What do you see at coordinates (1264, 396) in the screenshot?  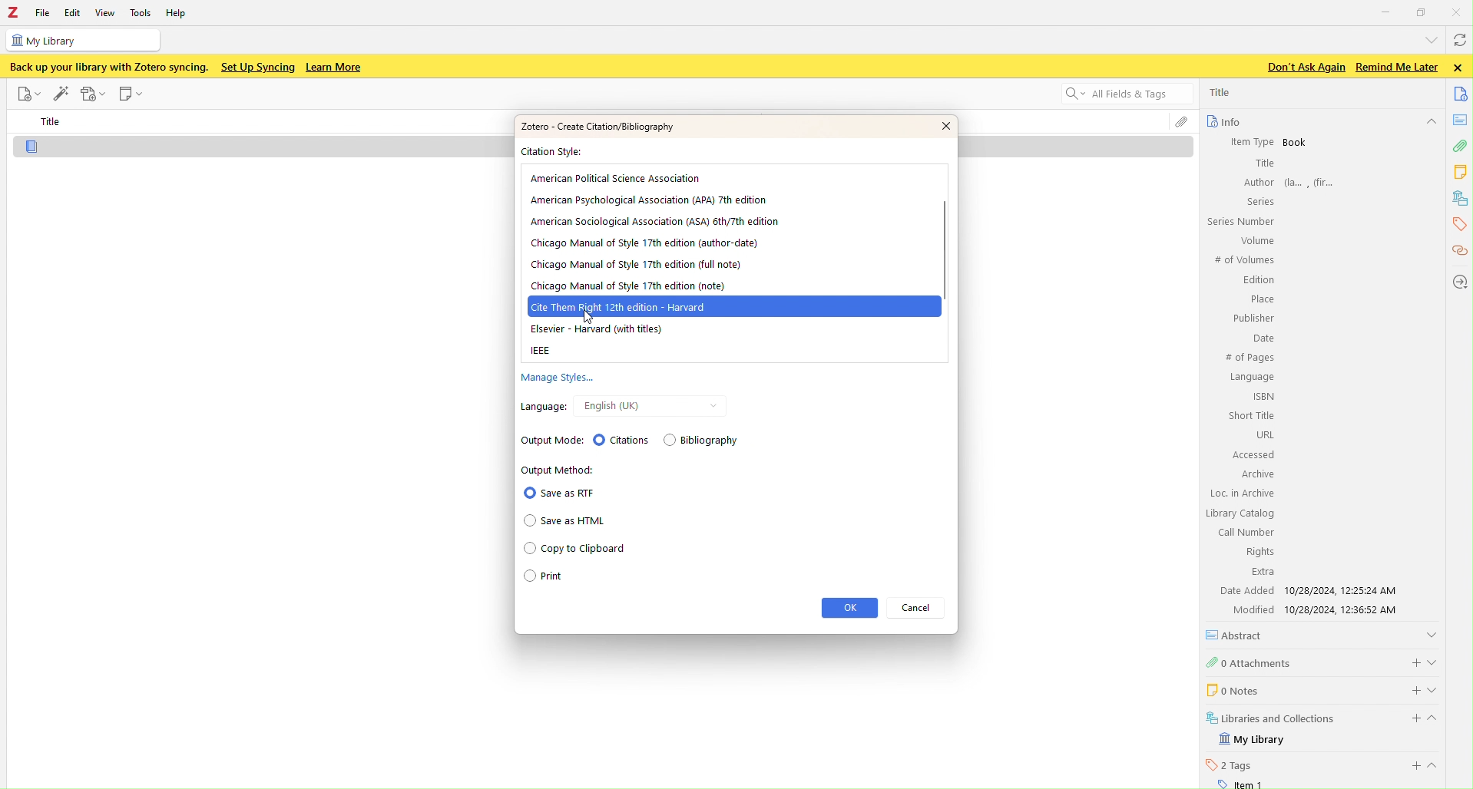 I see `ISBN` at bounding box center [1264, 396].